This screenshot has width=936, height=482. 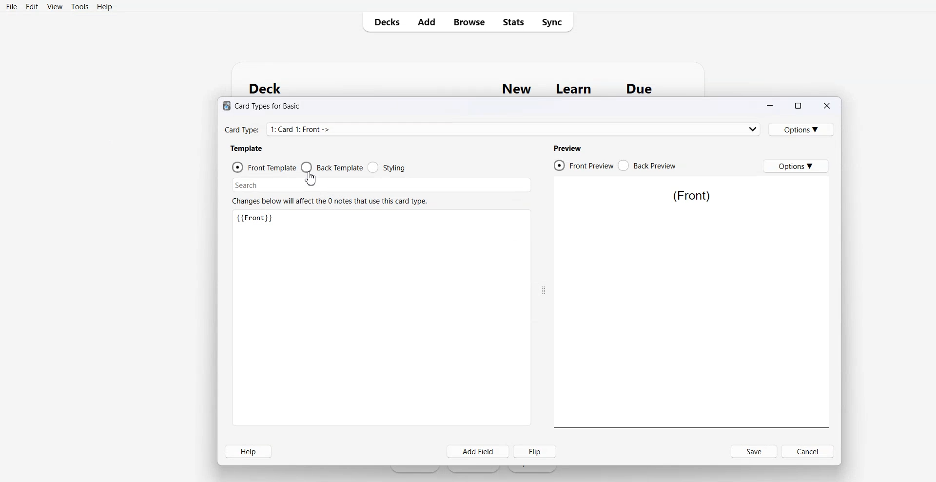 What do you see at coordinates (31, 6) in the screenshot?
I see `Edit` at bounding box center [31, 6].